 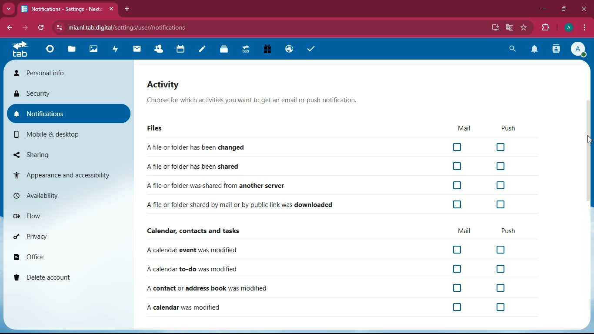 What do you see at coordinates (587, 149) in the screenshot?
I see `scroll bar` at bounding box center [587, 149].